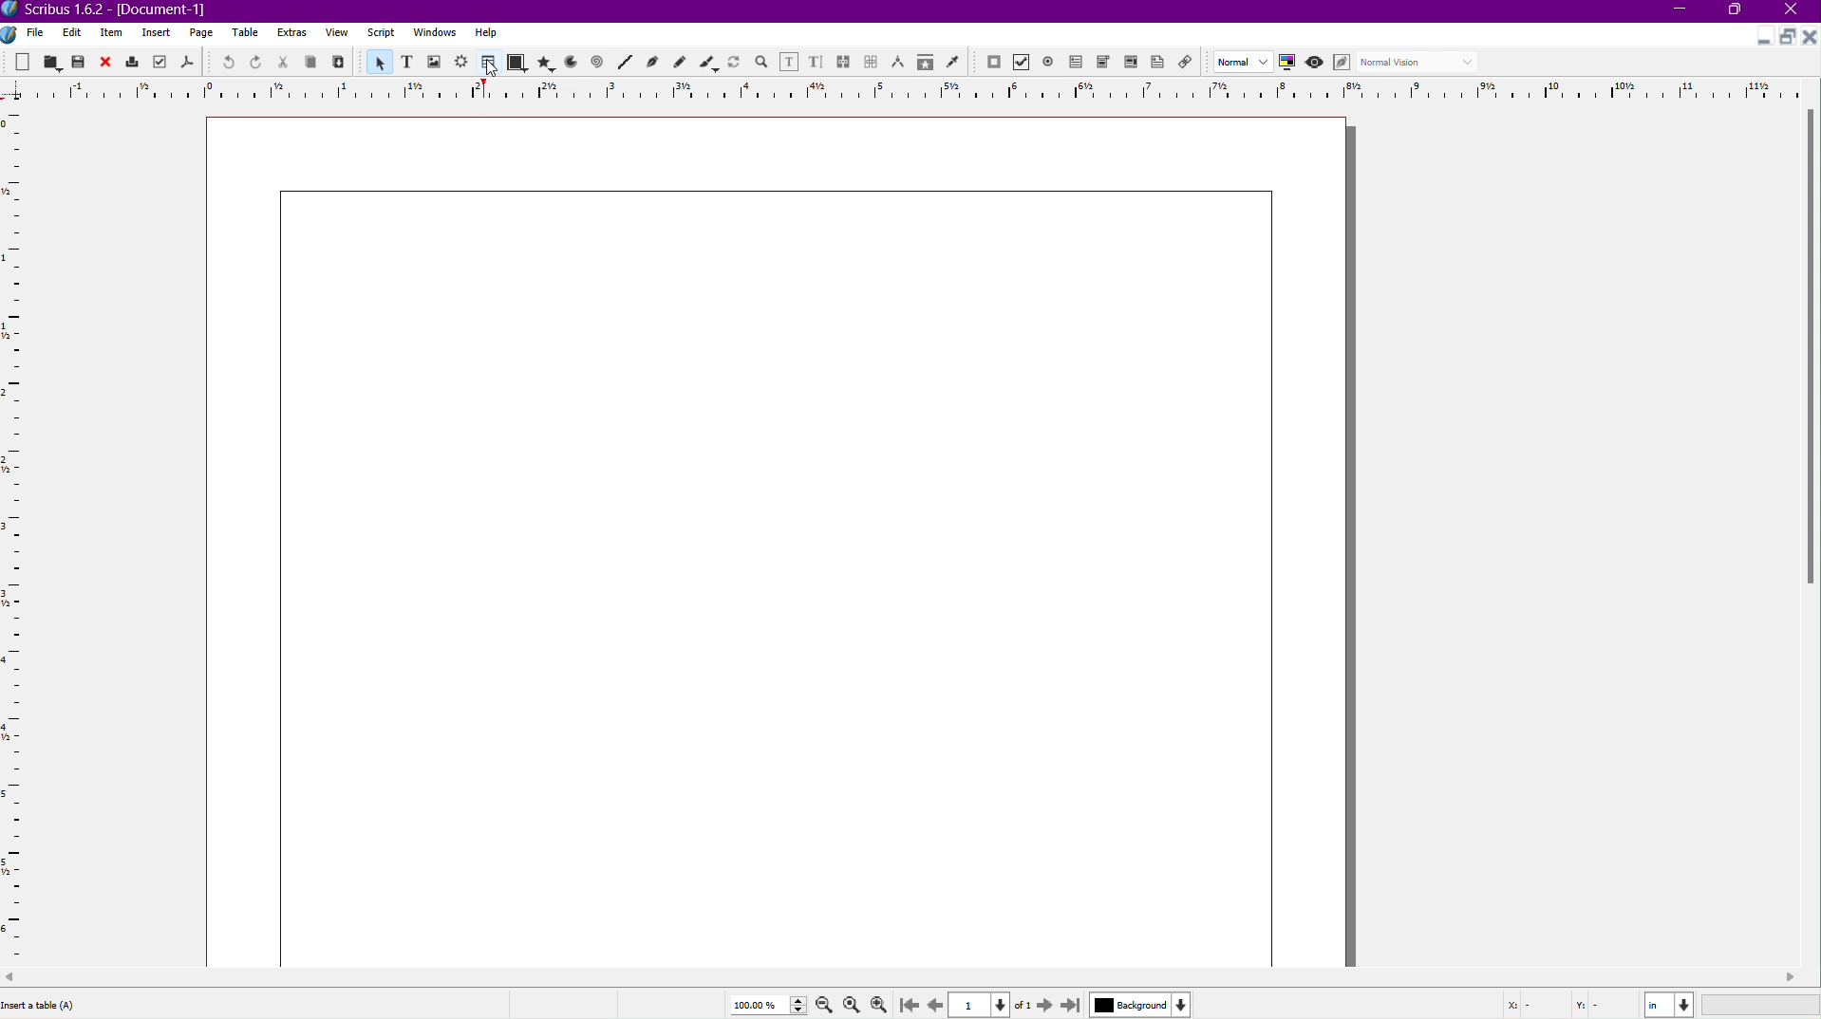 The height and width of the screenshot is (1019, 1821). What do you see at coordinates (1317, 64) in the screenshot?
I see `Preview Mode` at bounding box center [1317, 64].